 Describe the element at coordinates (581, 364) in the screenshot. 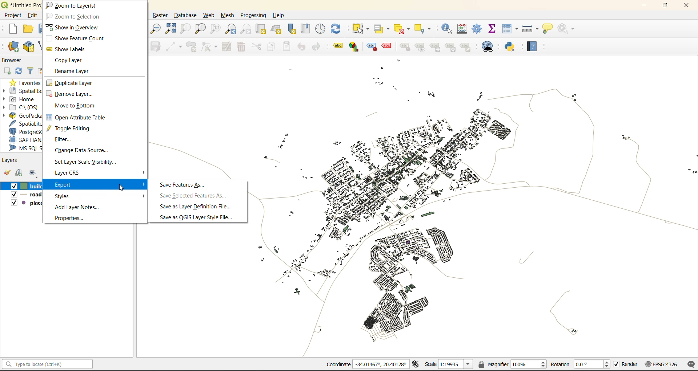

I see `rotation` at that location.